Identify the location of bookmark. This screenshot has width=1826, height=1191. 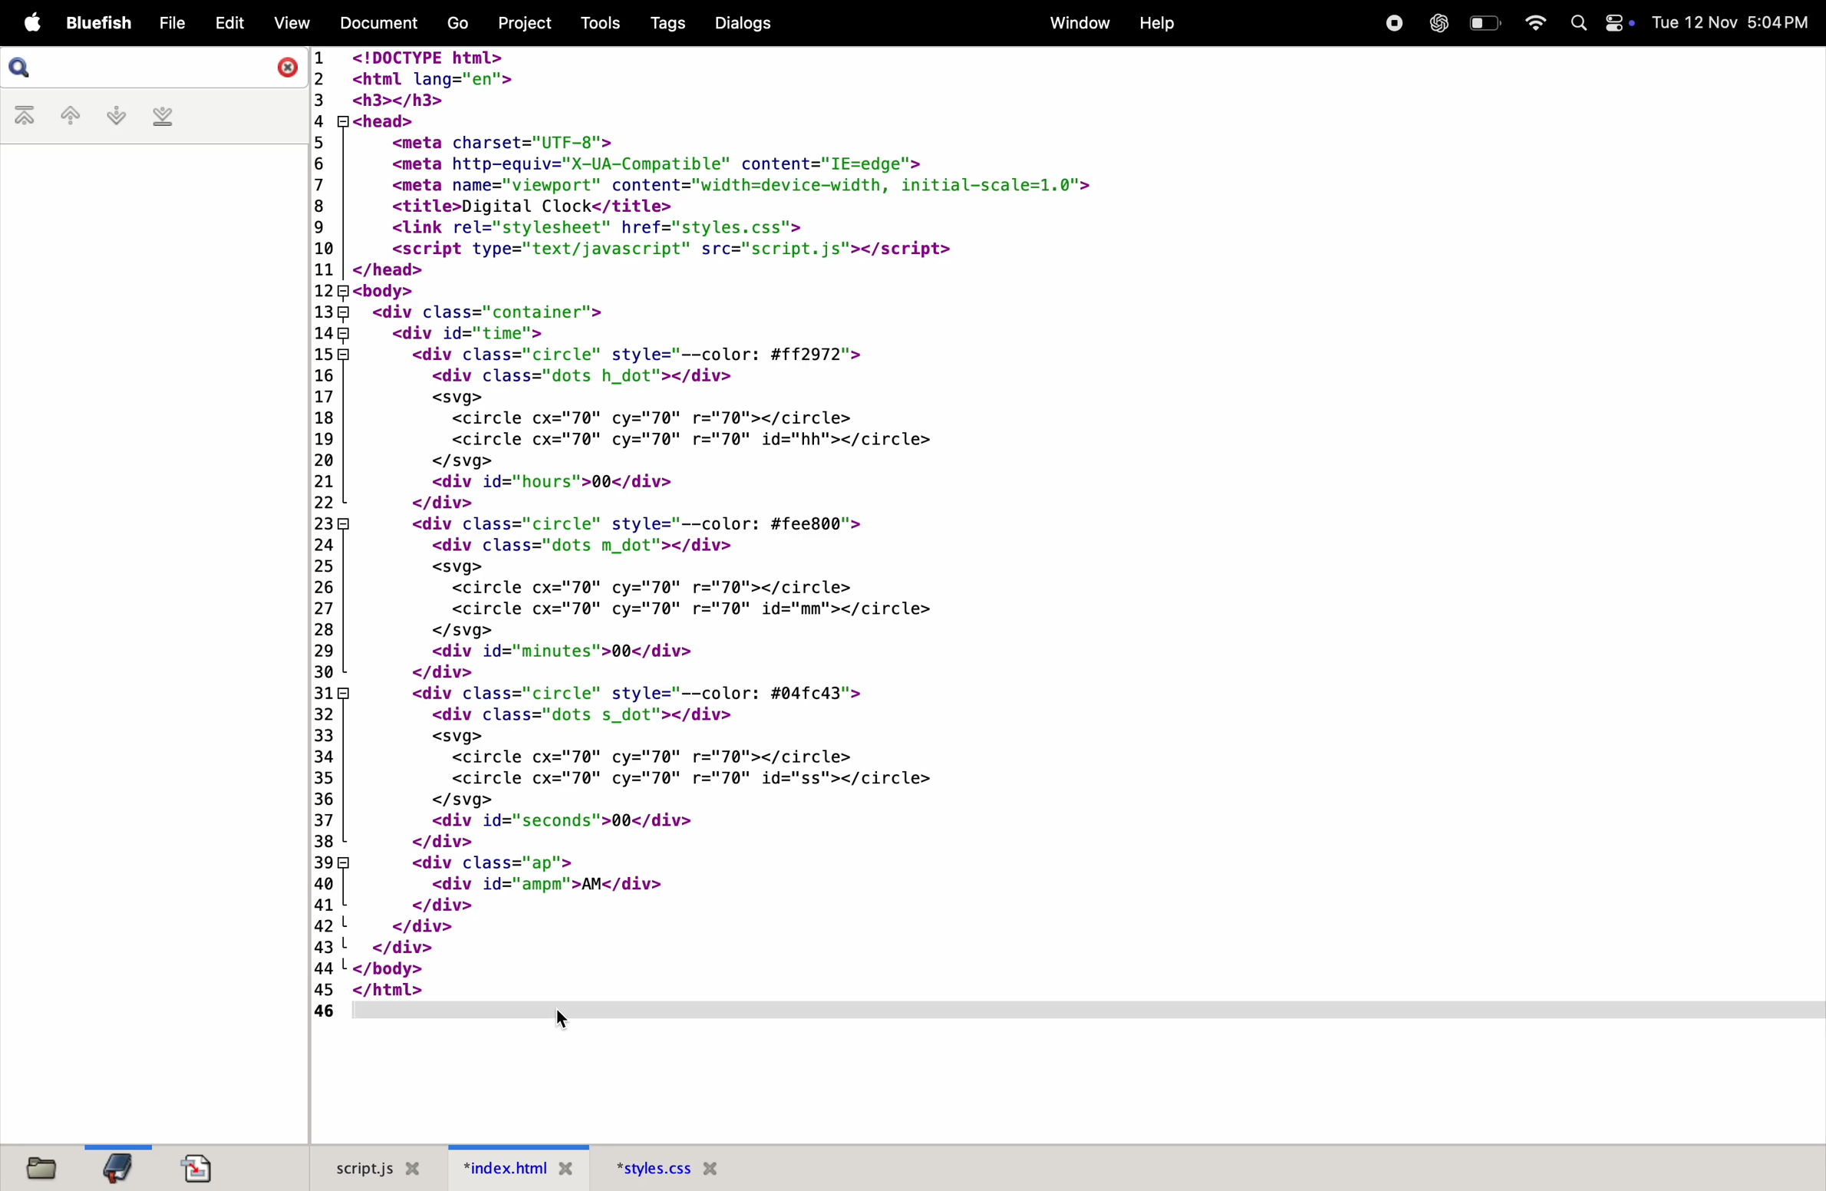
(116, 1168).